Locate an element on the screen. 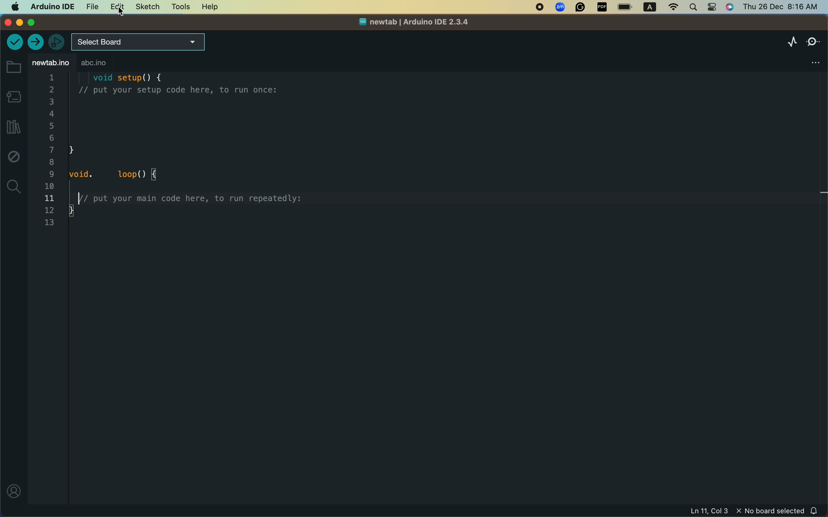 This screenshot has height=517, width=828. abc is located at coordinates (110, 64).